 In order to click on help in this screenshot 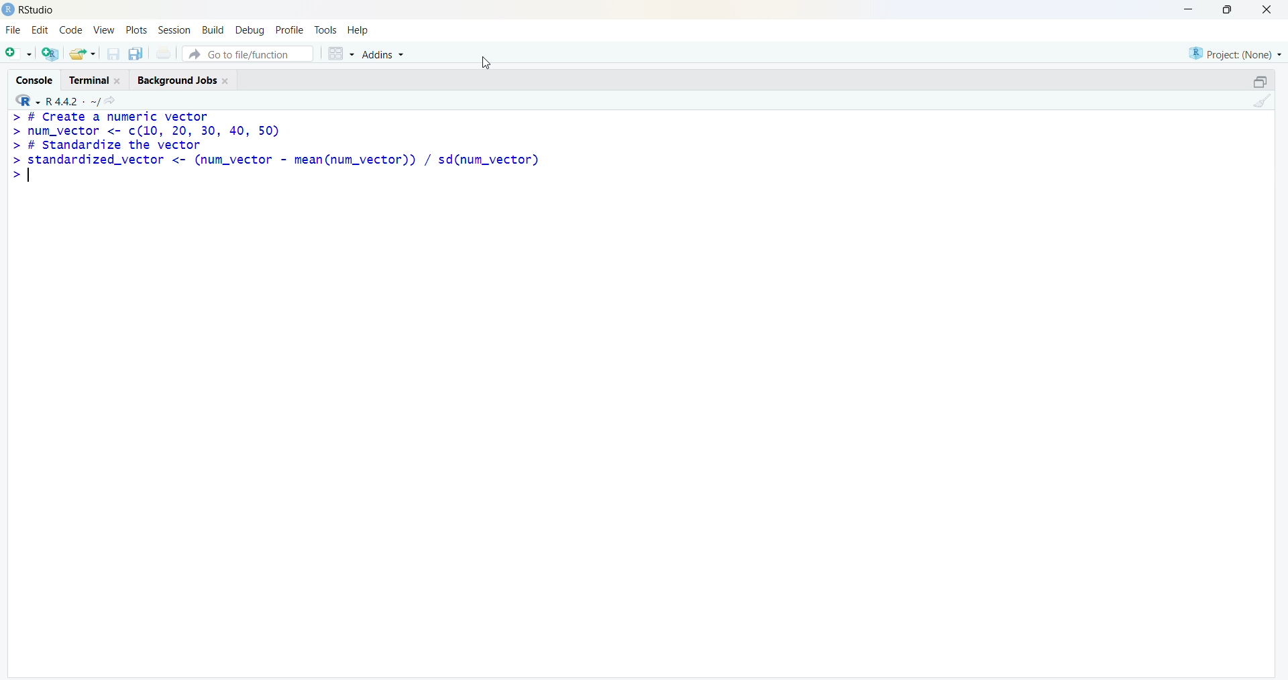, I will do `click(358, 31)`.